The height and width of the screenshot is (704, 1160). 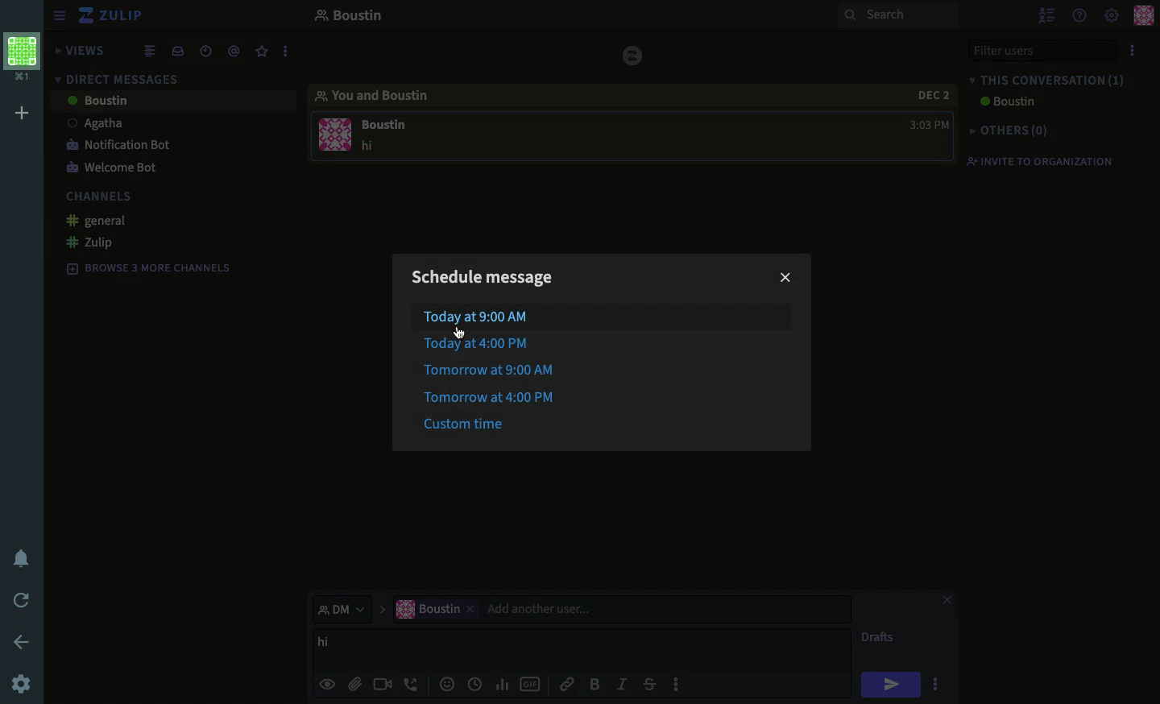 I want to click on time 3:03 PM, so click(x=925, y=125).